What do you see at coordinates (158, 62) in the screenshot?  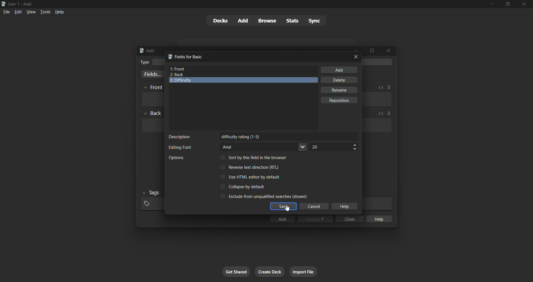 I see `basic card type` at bounding box center [158, 62].